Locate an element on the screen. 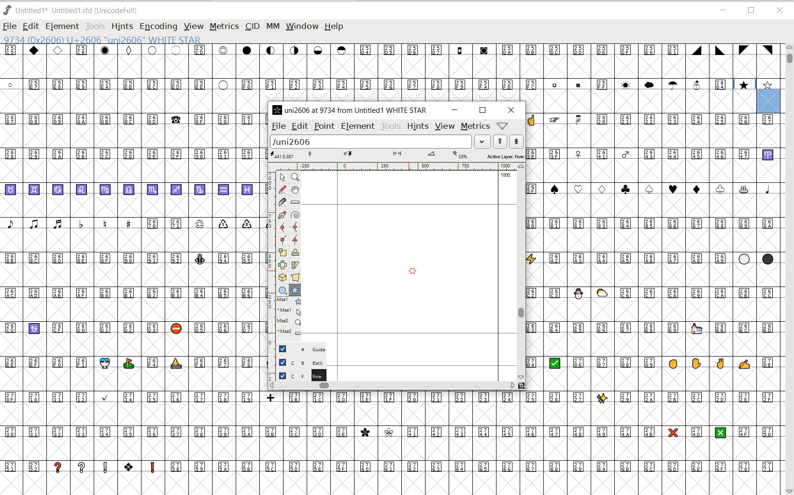 This screenshot has height=495, width=794. CLOSE is located at coordinates (511, 110).